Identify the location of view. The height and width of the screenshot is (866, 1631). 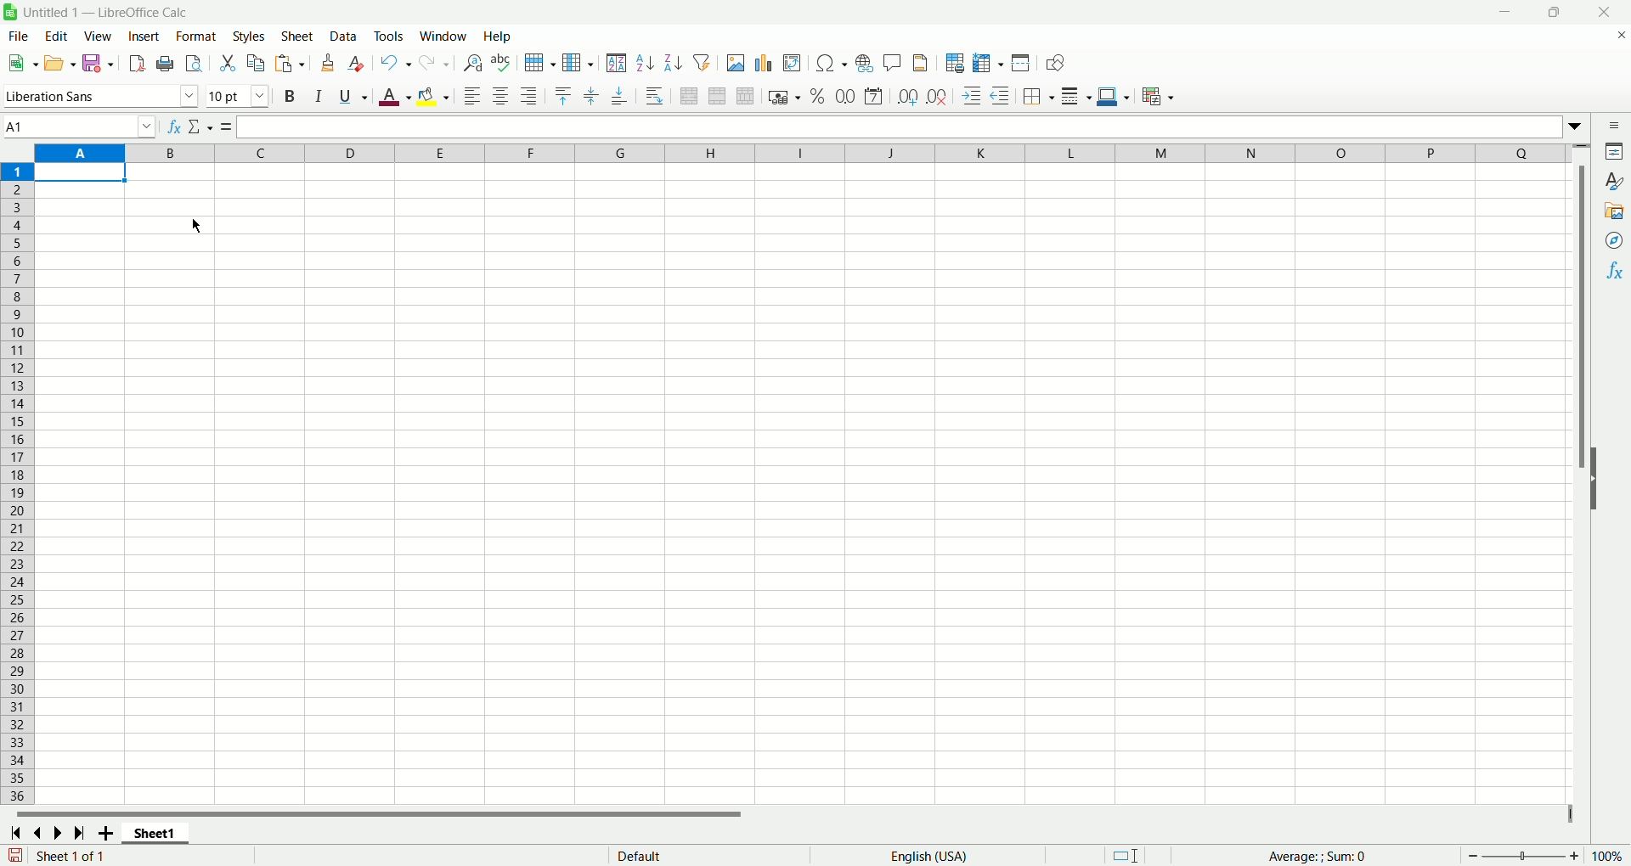
(99, 36).